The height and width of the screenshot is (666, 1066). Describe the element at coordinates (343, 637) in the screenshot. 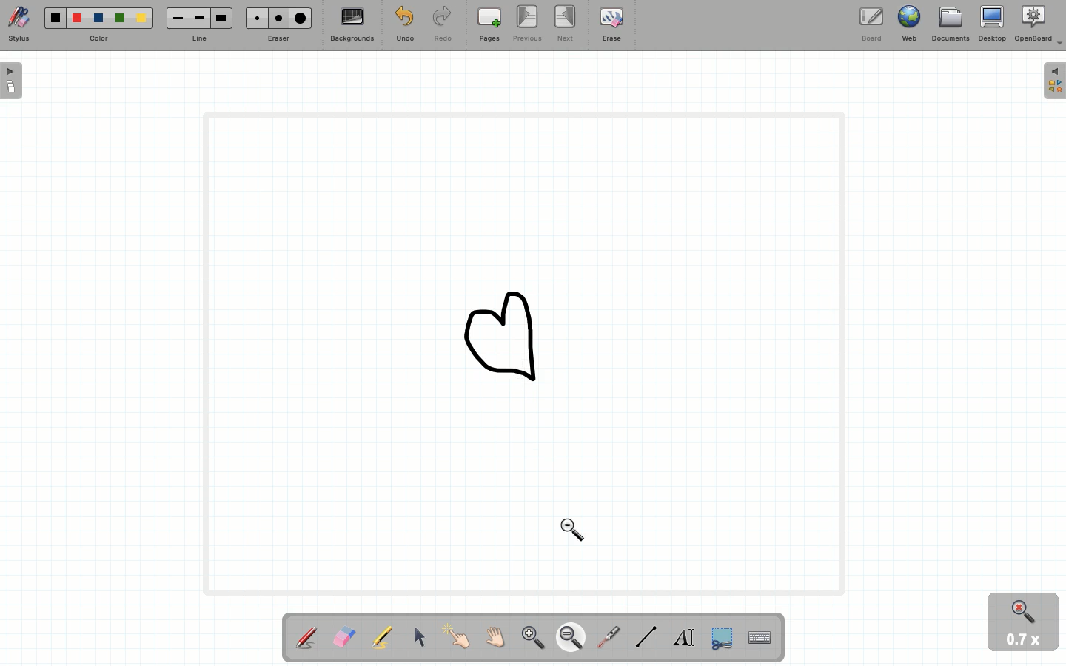

I see `Eraser` at that location.